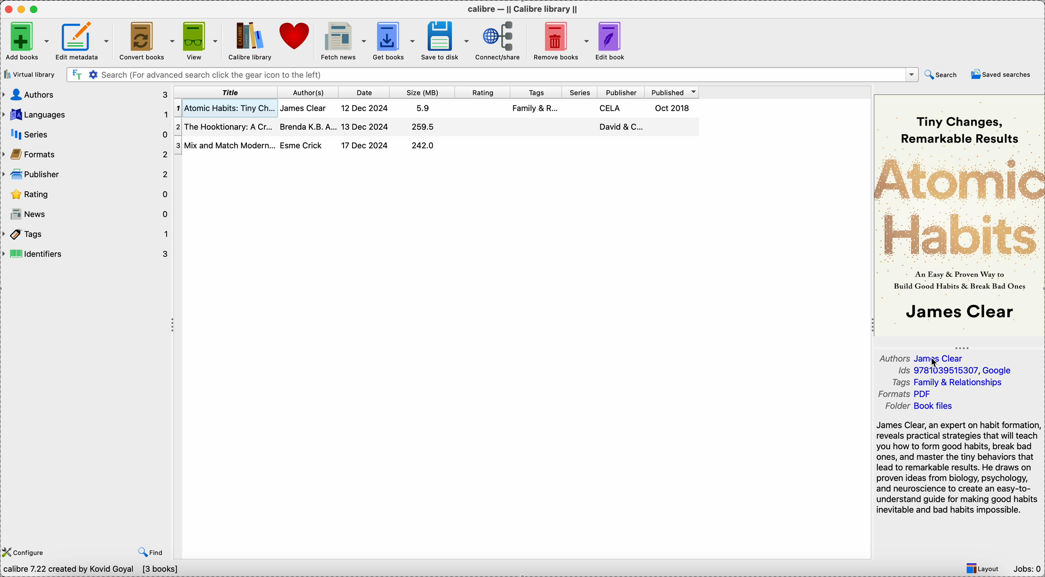  I want to click on add books, so click(26, 41).